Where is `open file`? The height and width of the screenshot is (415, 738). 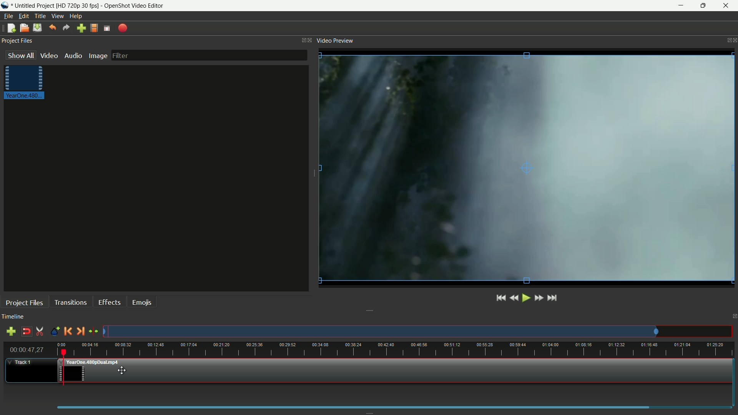
open file is located at coordinates (23, 28).